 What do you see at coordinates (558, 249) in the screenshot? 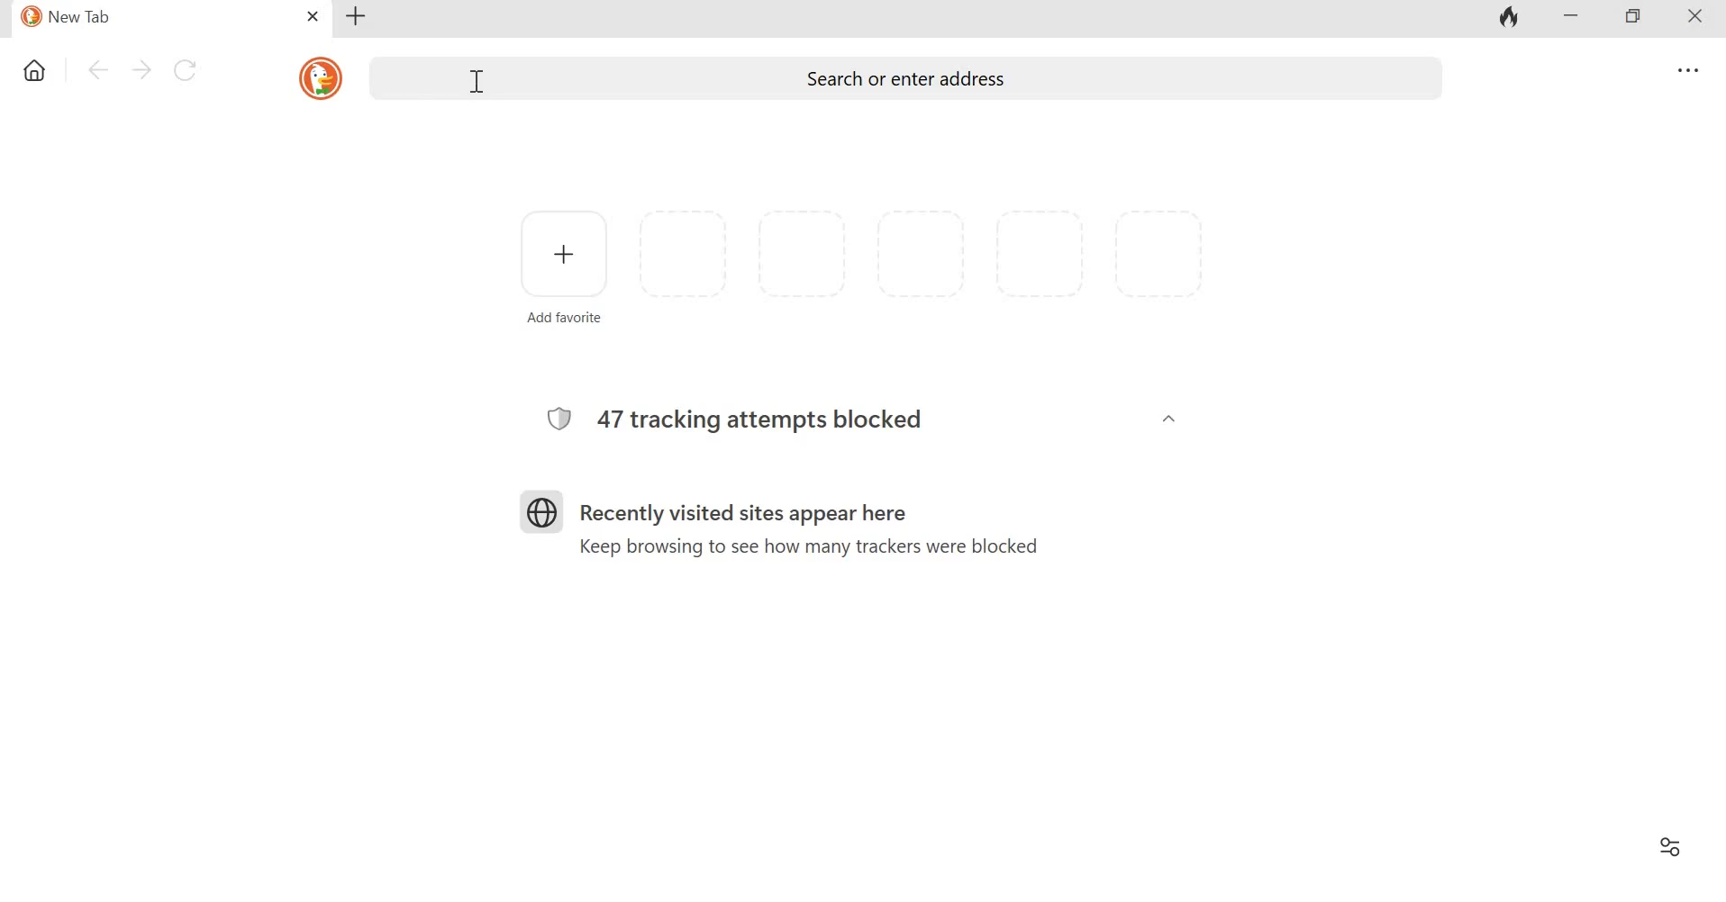
I see `Add favorite` at bounding box center [558, 249].